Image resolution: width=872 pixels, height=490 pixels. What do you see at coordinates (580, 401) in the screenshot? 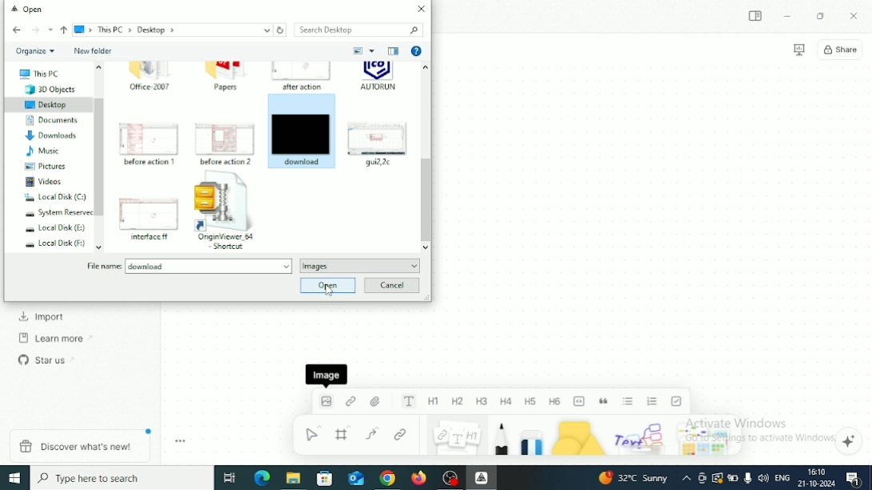
I see `Code block` at bounding box center [580, 401].